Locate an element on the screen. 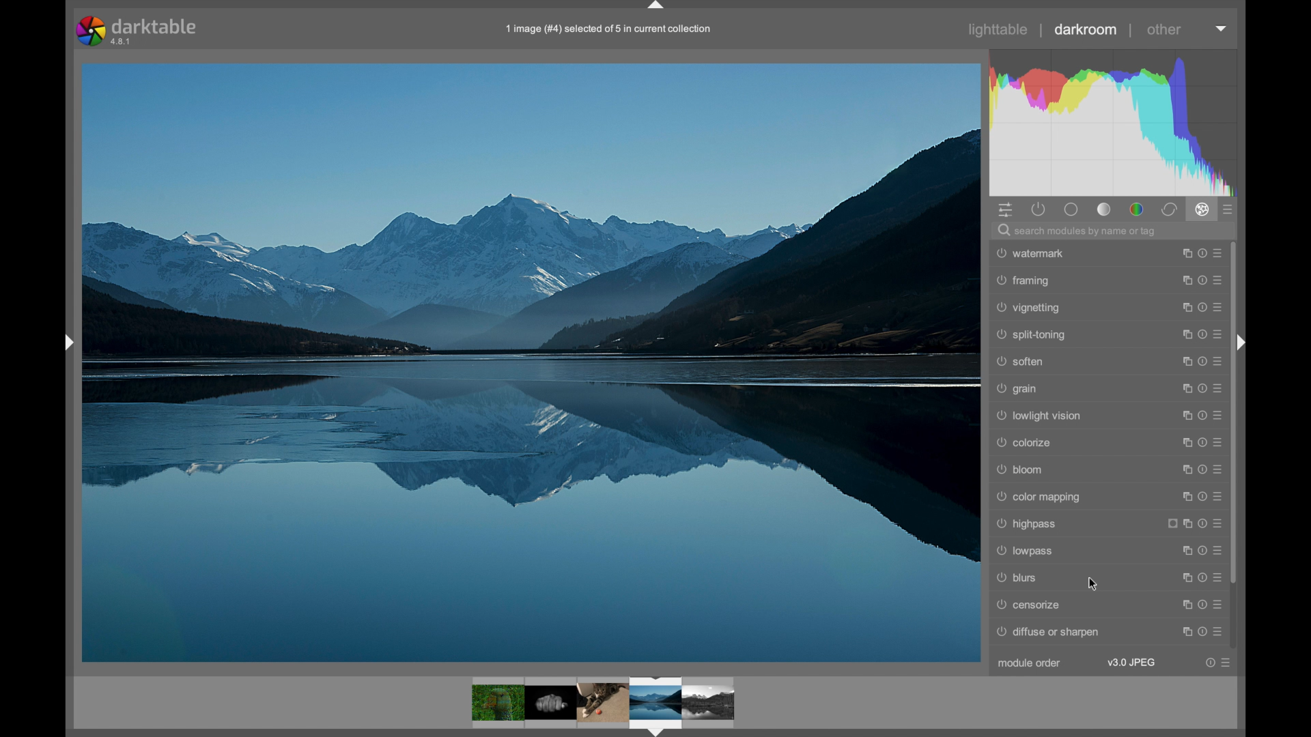 The height and width of the screenshot is (737, 1311). more options is located at coordinates (1217, 499).